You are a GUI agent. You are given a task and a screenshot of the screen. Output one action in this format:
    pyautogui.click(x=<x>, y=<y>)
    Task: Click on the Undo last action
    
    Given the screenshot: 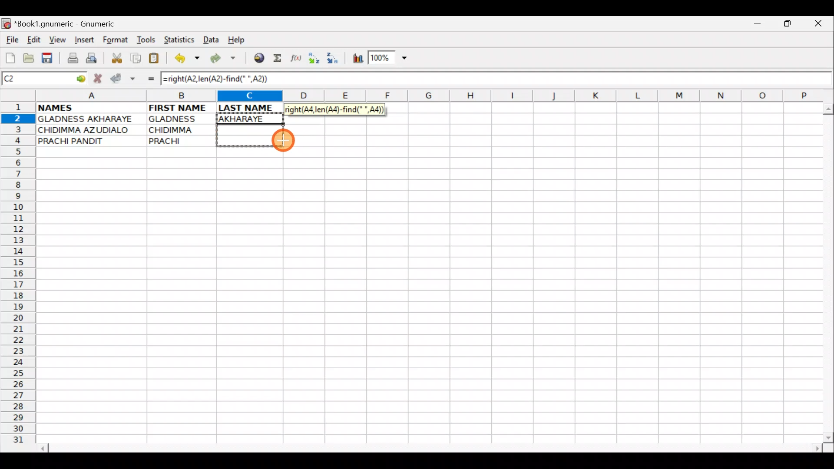 What is the action you would take?
    pyautogui.click(x=188, y=59)
    